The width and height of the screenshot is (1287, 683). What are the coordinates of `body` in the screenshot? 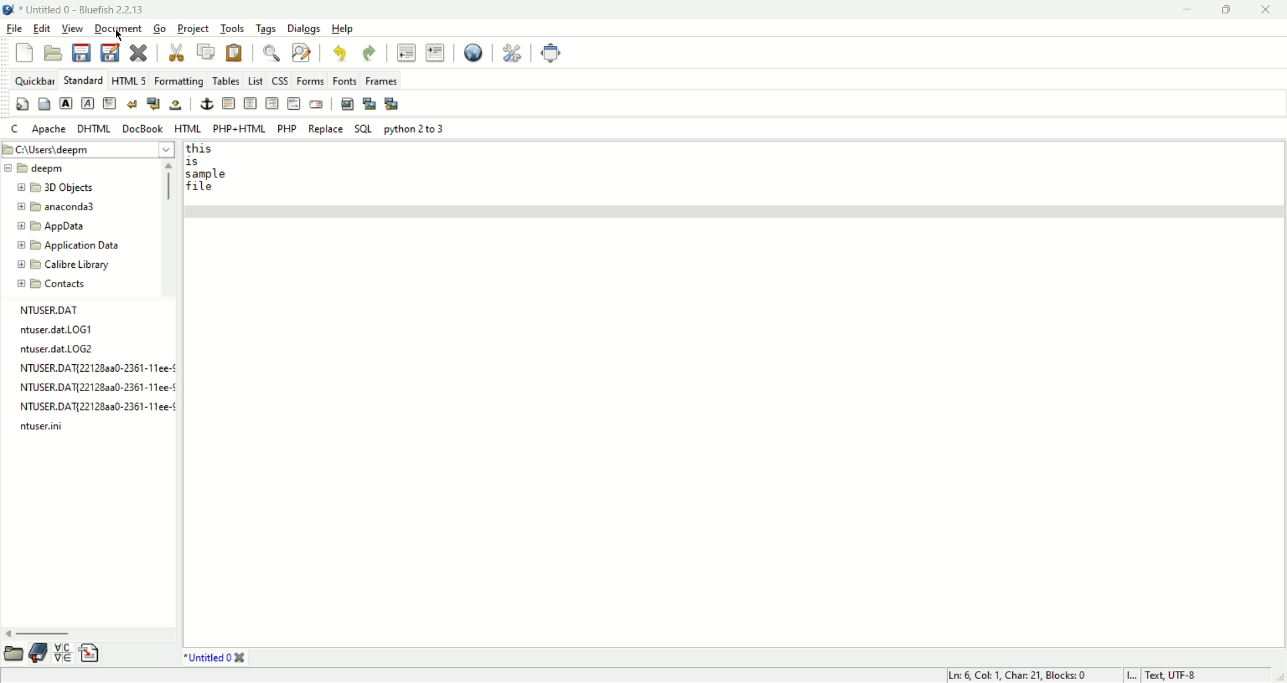 It's located at (44, 104).